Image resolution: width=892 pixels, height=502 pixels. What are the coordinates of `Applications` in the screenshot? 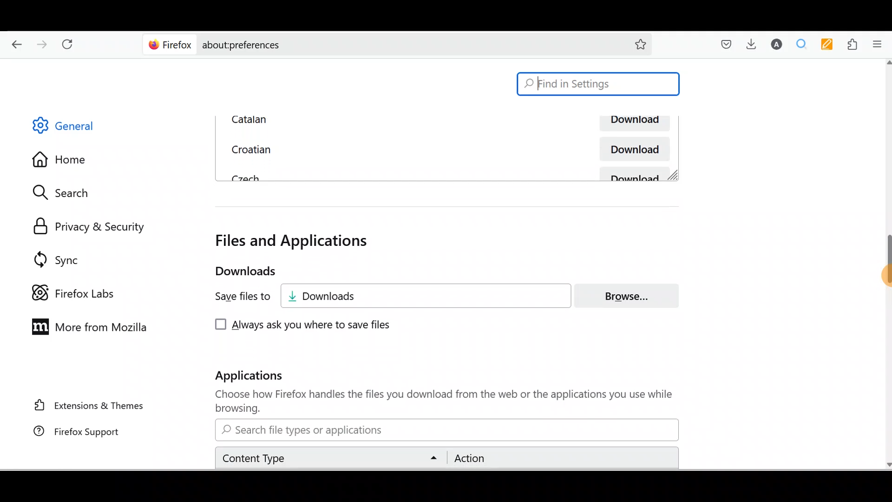 It's located at (259, 377).